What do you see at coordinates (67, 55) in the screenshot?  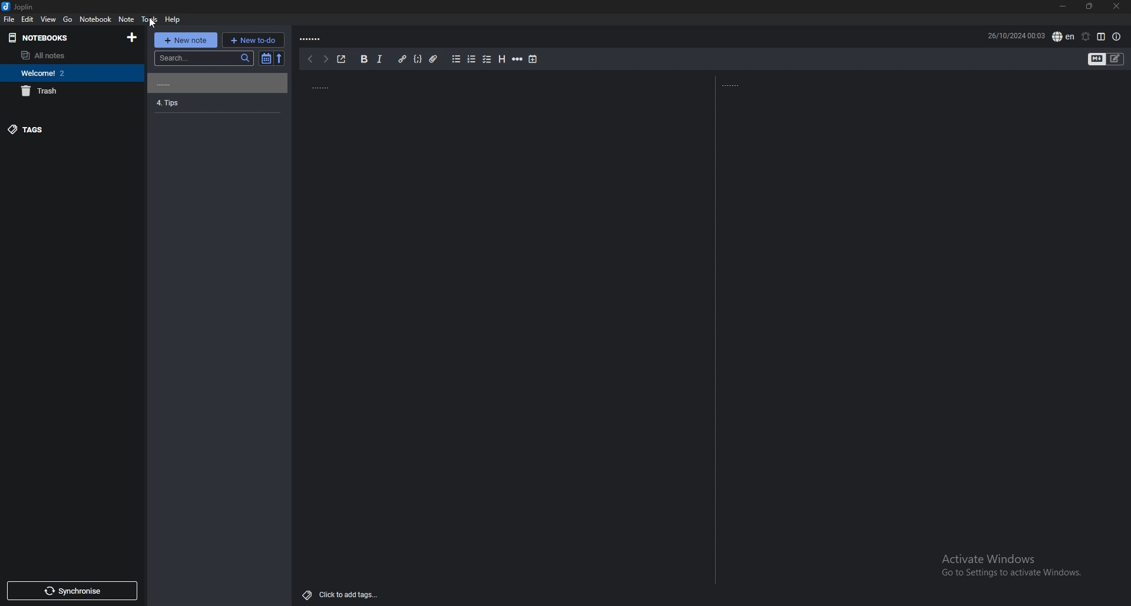 I see `all notes` at bounding box center [67, 55].